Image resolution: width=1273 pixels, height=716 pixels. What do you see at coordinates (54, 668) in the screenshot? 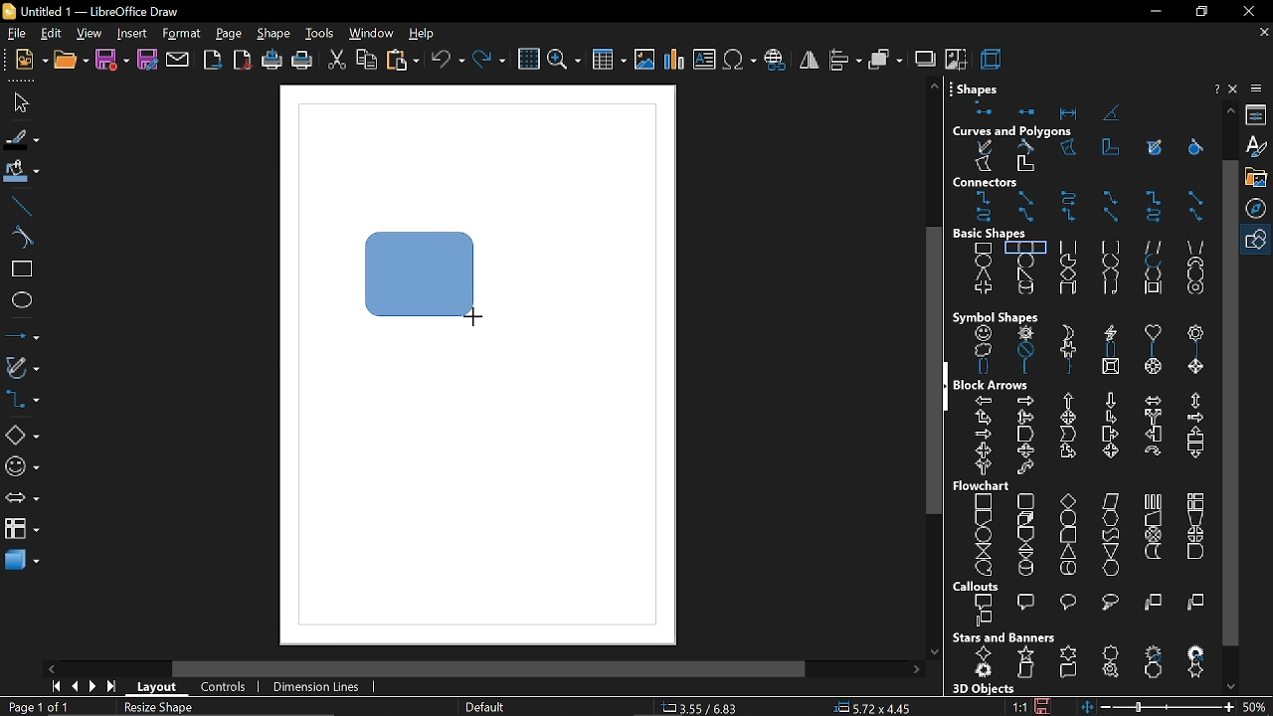
I see `move left` at bounding box center [54, 668].